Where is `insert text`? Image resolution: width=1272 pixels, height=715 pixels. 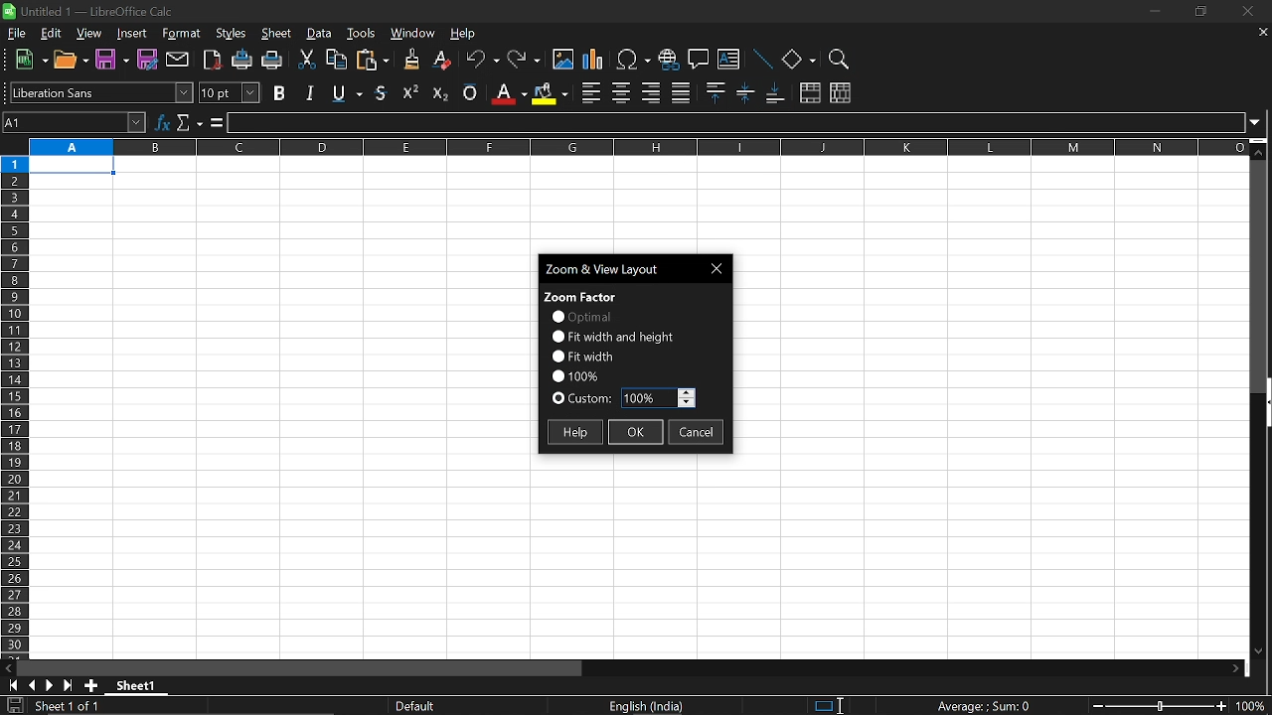
insert text is located at coordinates (728, 62).